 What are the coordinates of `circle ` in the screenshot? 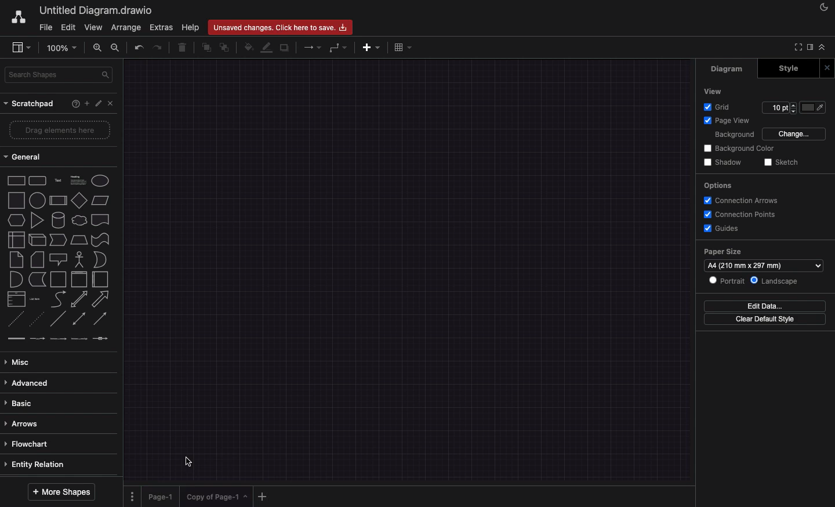 It's located at (38, 201).